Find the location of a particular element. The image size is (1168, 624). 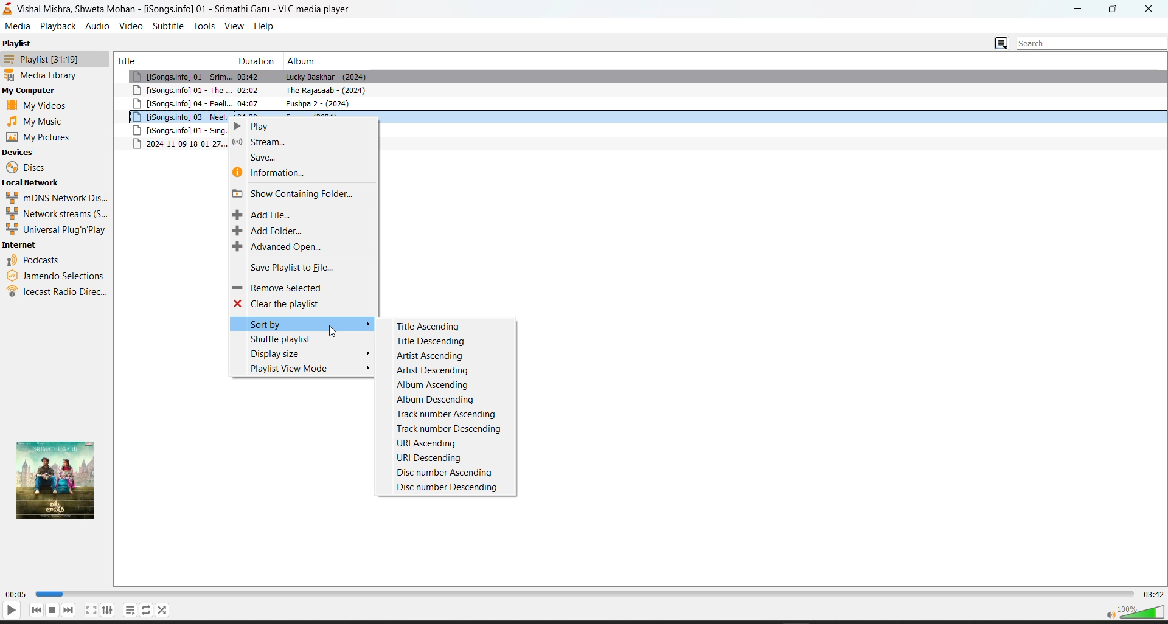

uri descending is located at coordinates (442, 457).